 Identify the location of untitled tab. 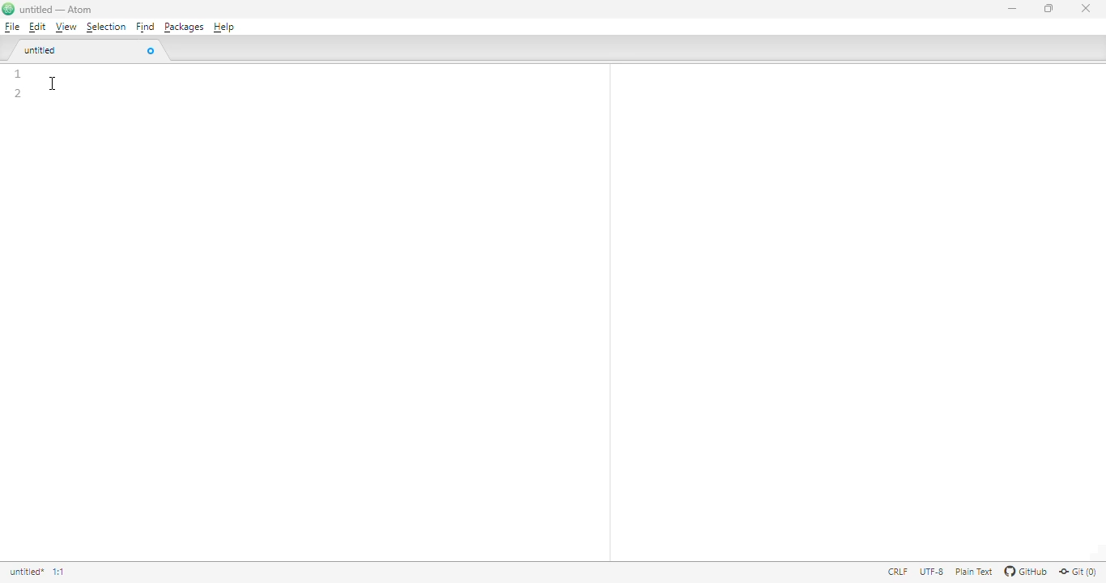
(79, 49).